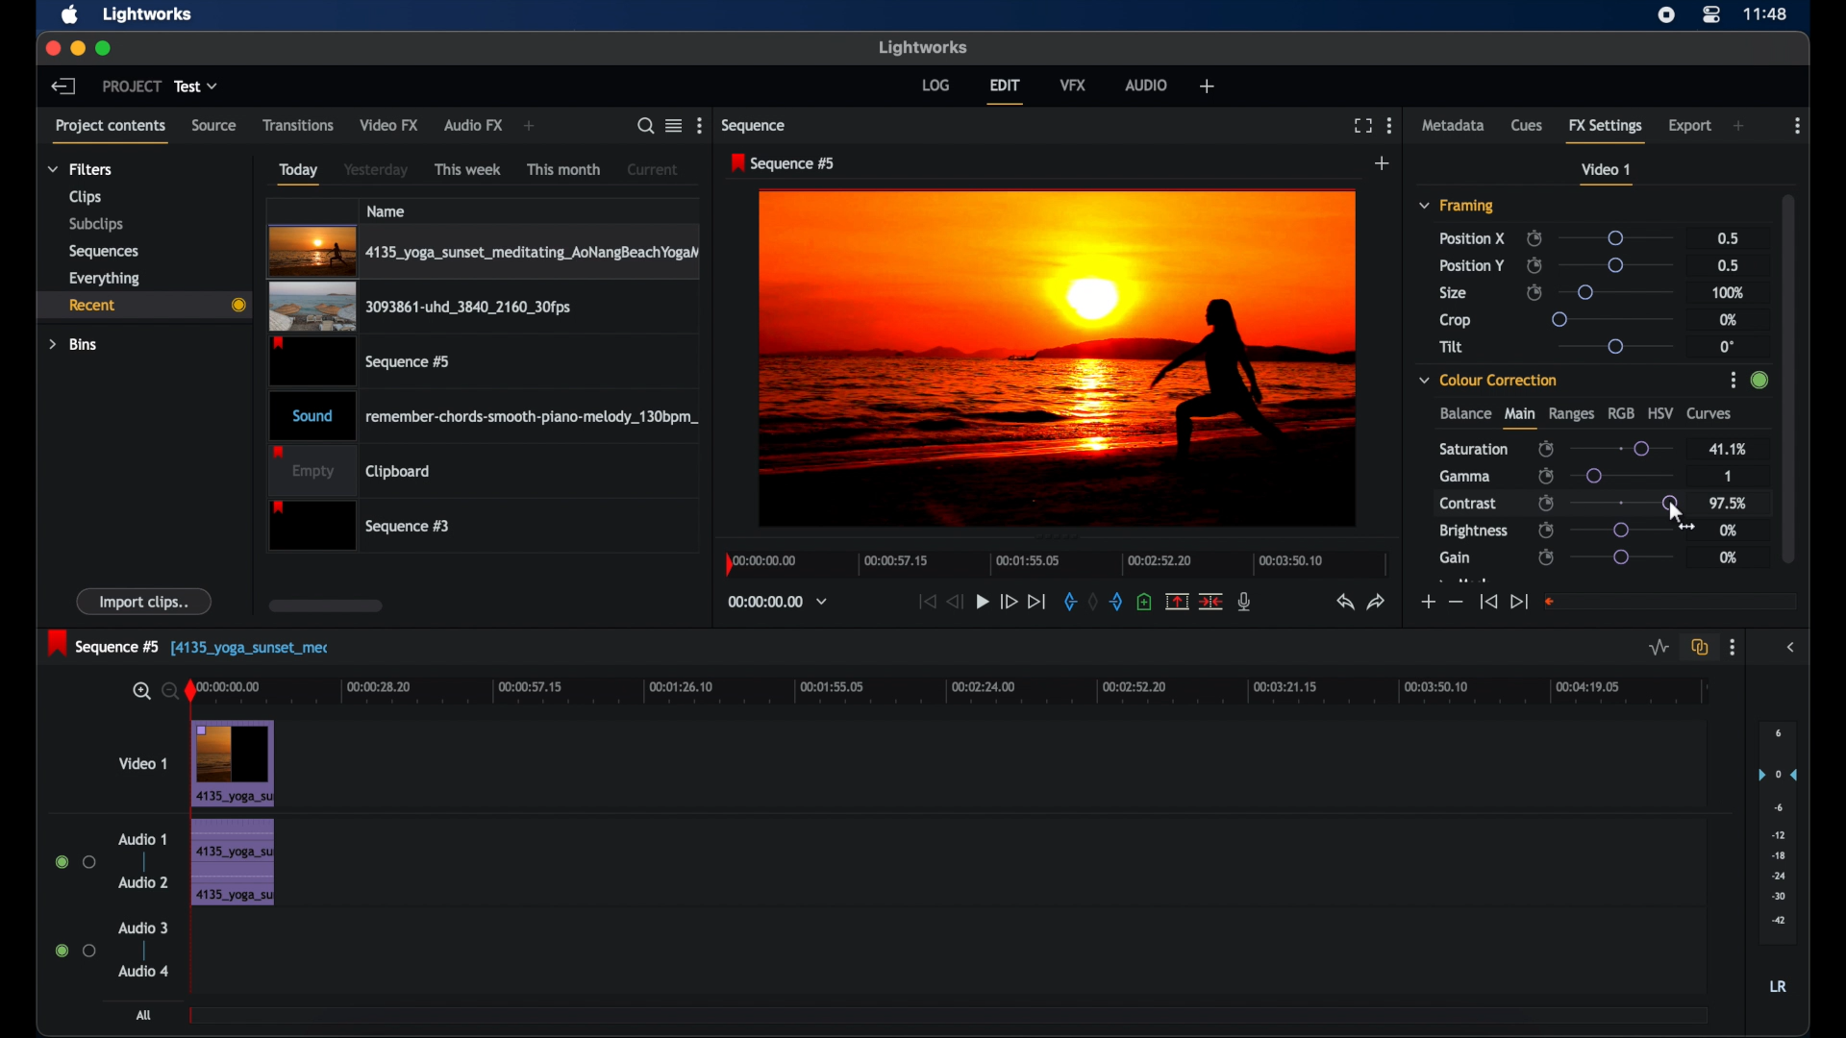 The height and width of the screenshot is (1038, 1846). Describe the element at coordinates (1458, 207) in the screenshot. I see `framing` at that location.